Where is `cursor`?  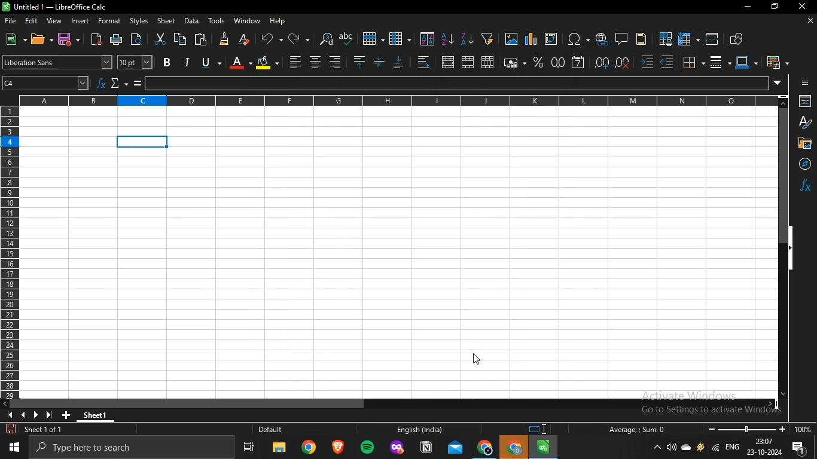
cursor is located at coordinates (480, 359).